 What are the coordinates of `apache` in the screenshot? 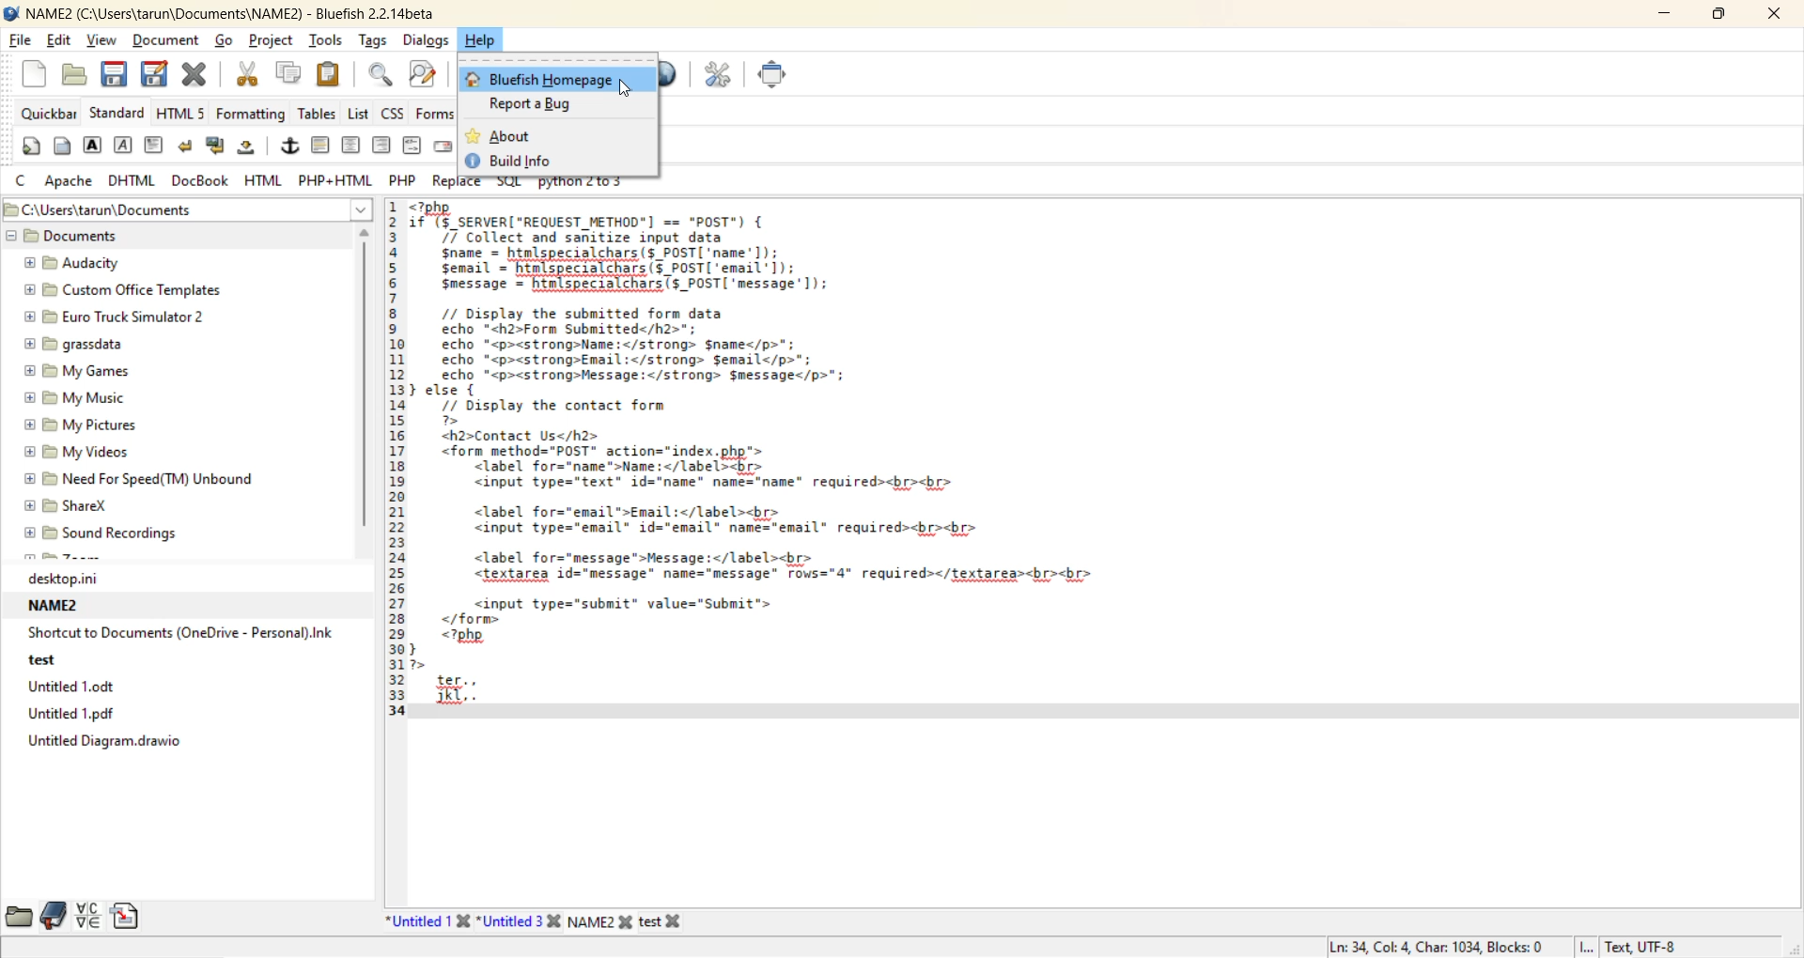 It's located at (68, 178).